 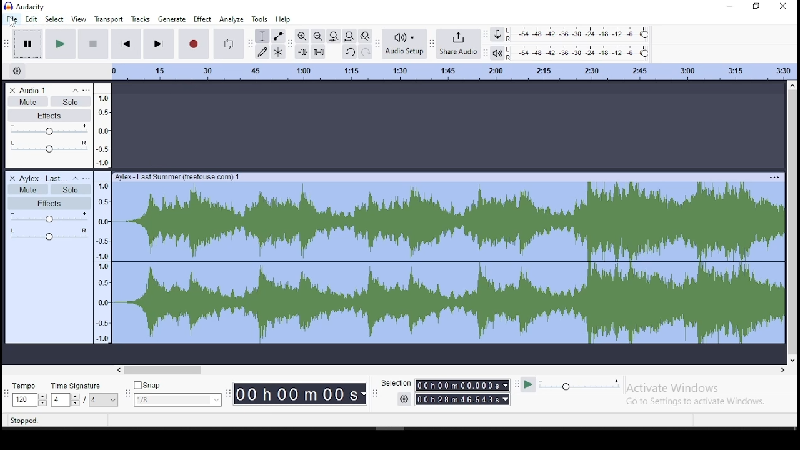 I want to click on selection tool, so click(x=262, y=36).